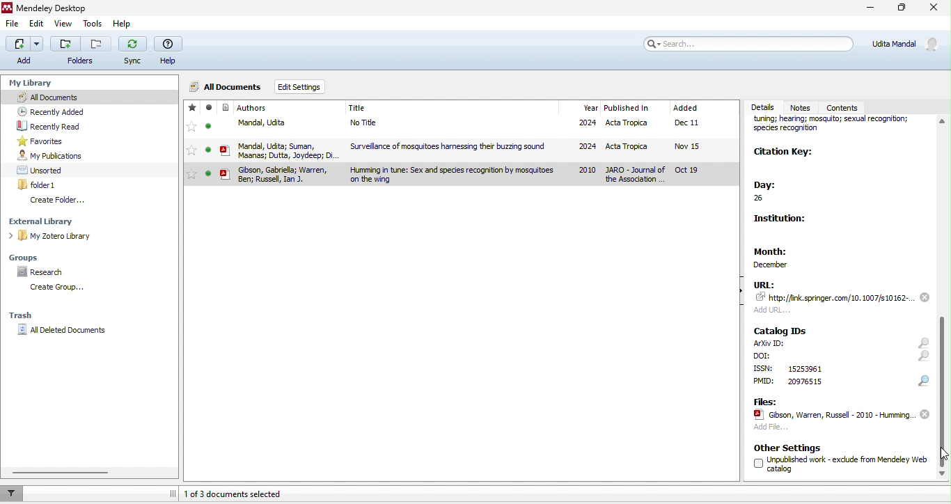 The height and width of the screenshot is (504, 951). I want to click on url, so click(764, 284).